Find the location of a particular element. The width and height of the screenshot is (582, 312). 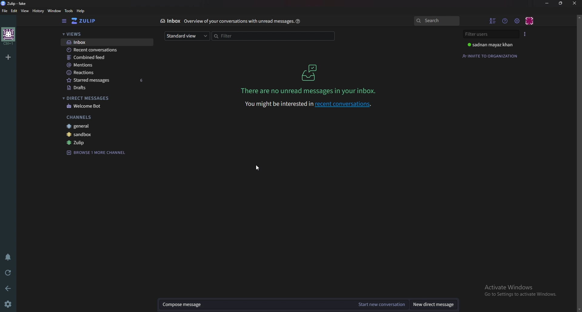

Home view is located at coordinates (88, 21).